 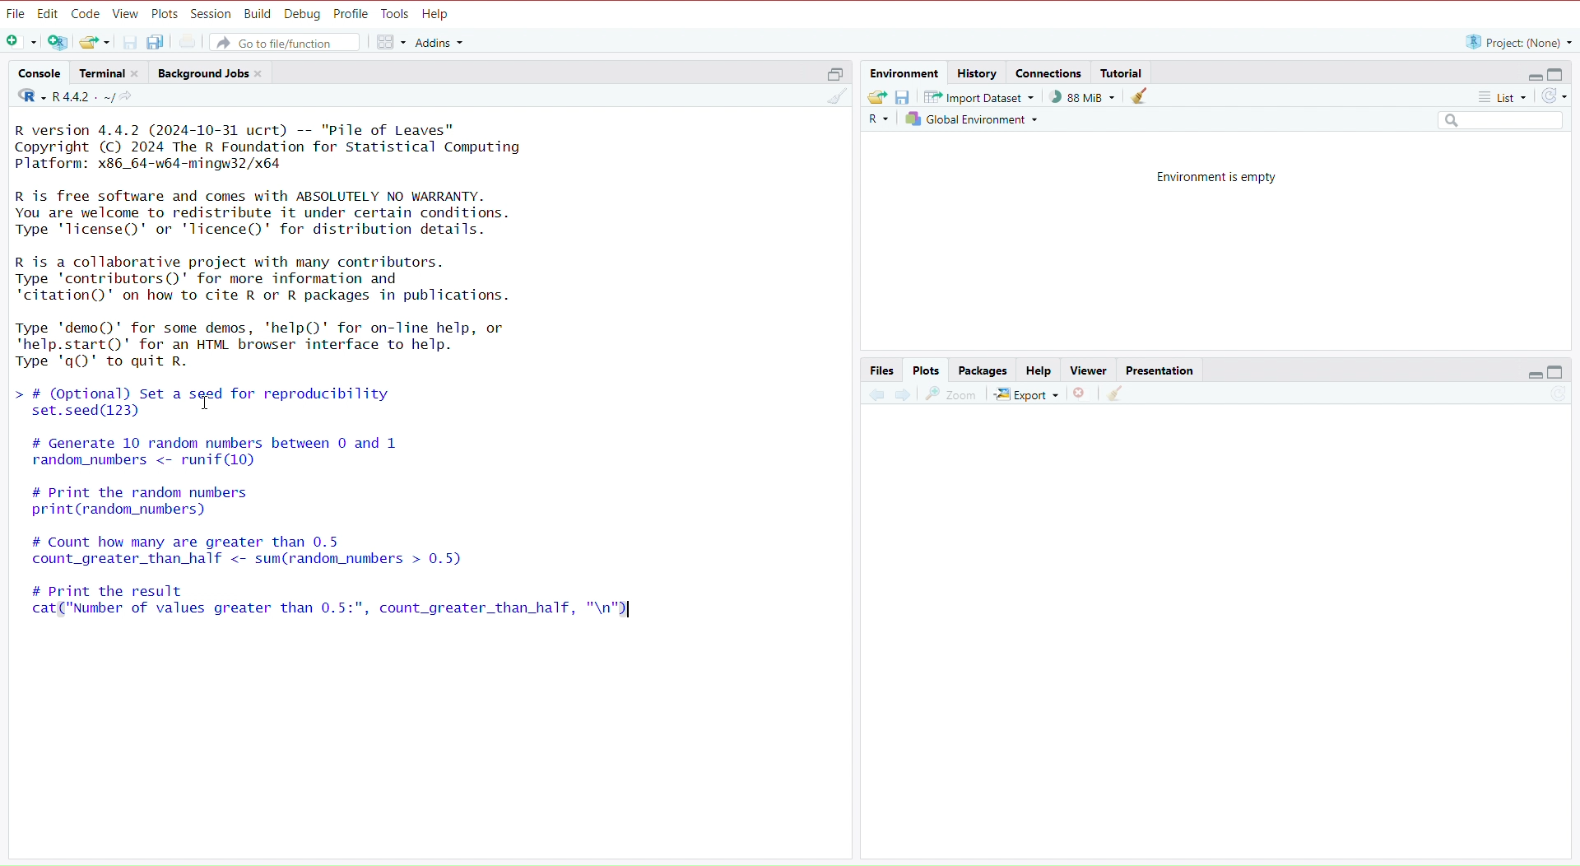 I want to click on Half height, so click(x=834, y=72).